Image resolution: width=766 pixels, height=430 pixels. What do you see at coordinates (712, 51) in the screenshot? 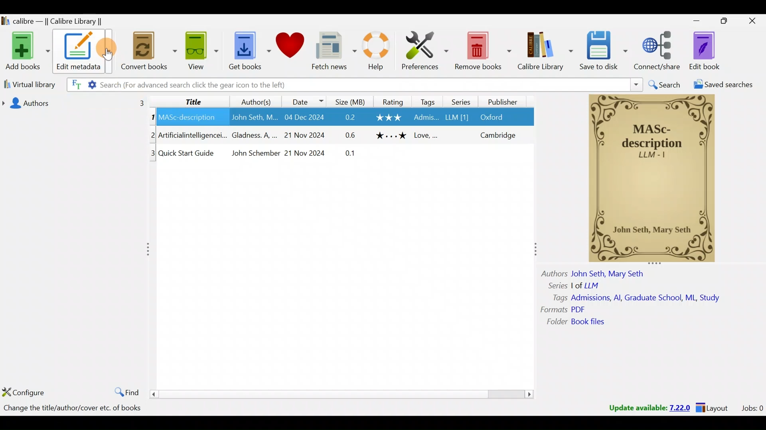
I see `Edit book` at bounding box center [712, 51].